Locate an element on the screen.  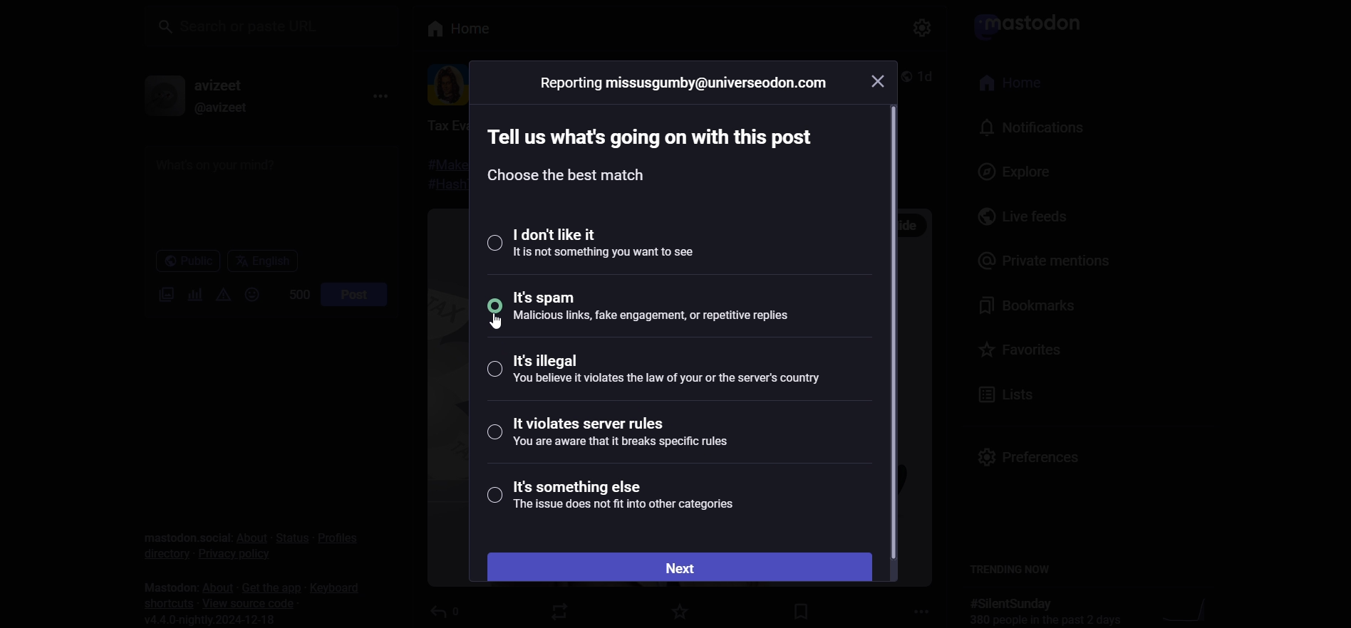
scroll bar is located at coordinates (889, 333).